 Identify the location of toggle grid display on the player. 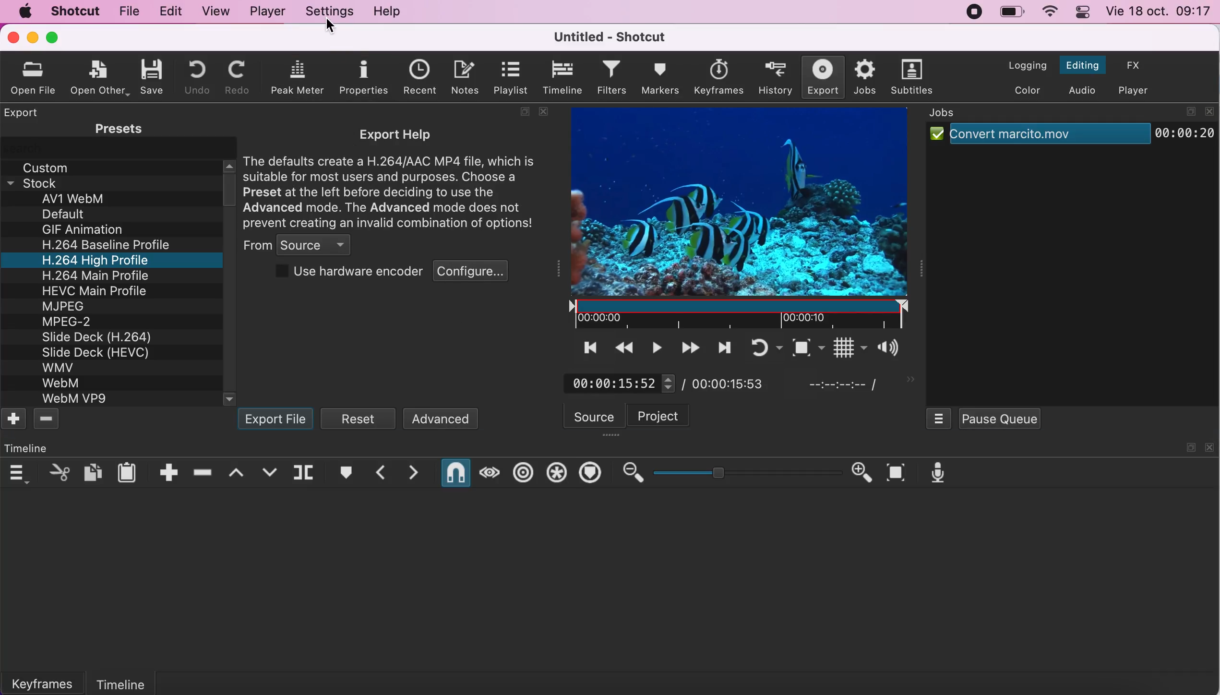
(836, 348).